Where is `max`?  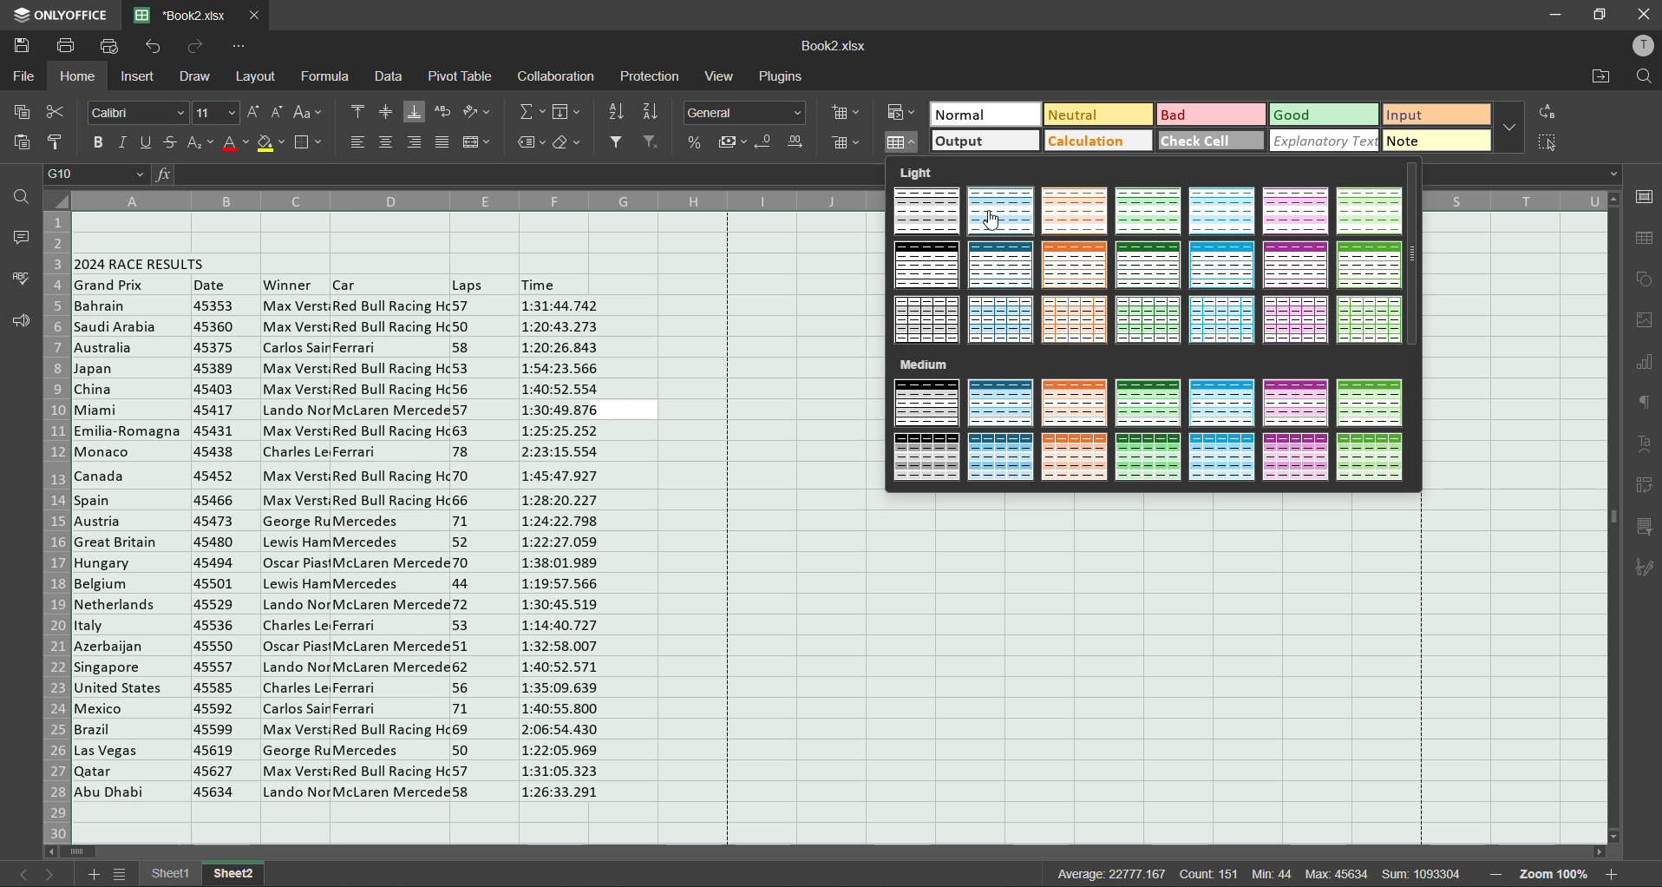 max is located at coordinates (1336, 873).